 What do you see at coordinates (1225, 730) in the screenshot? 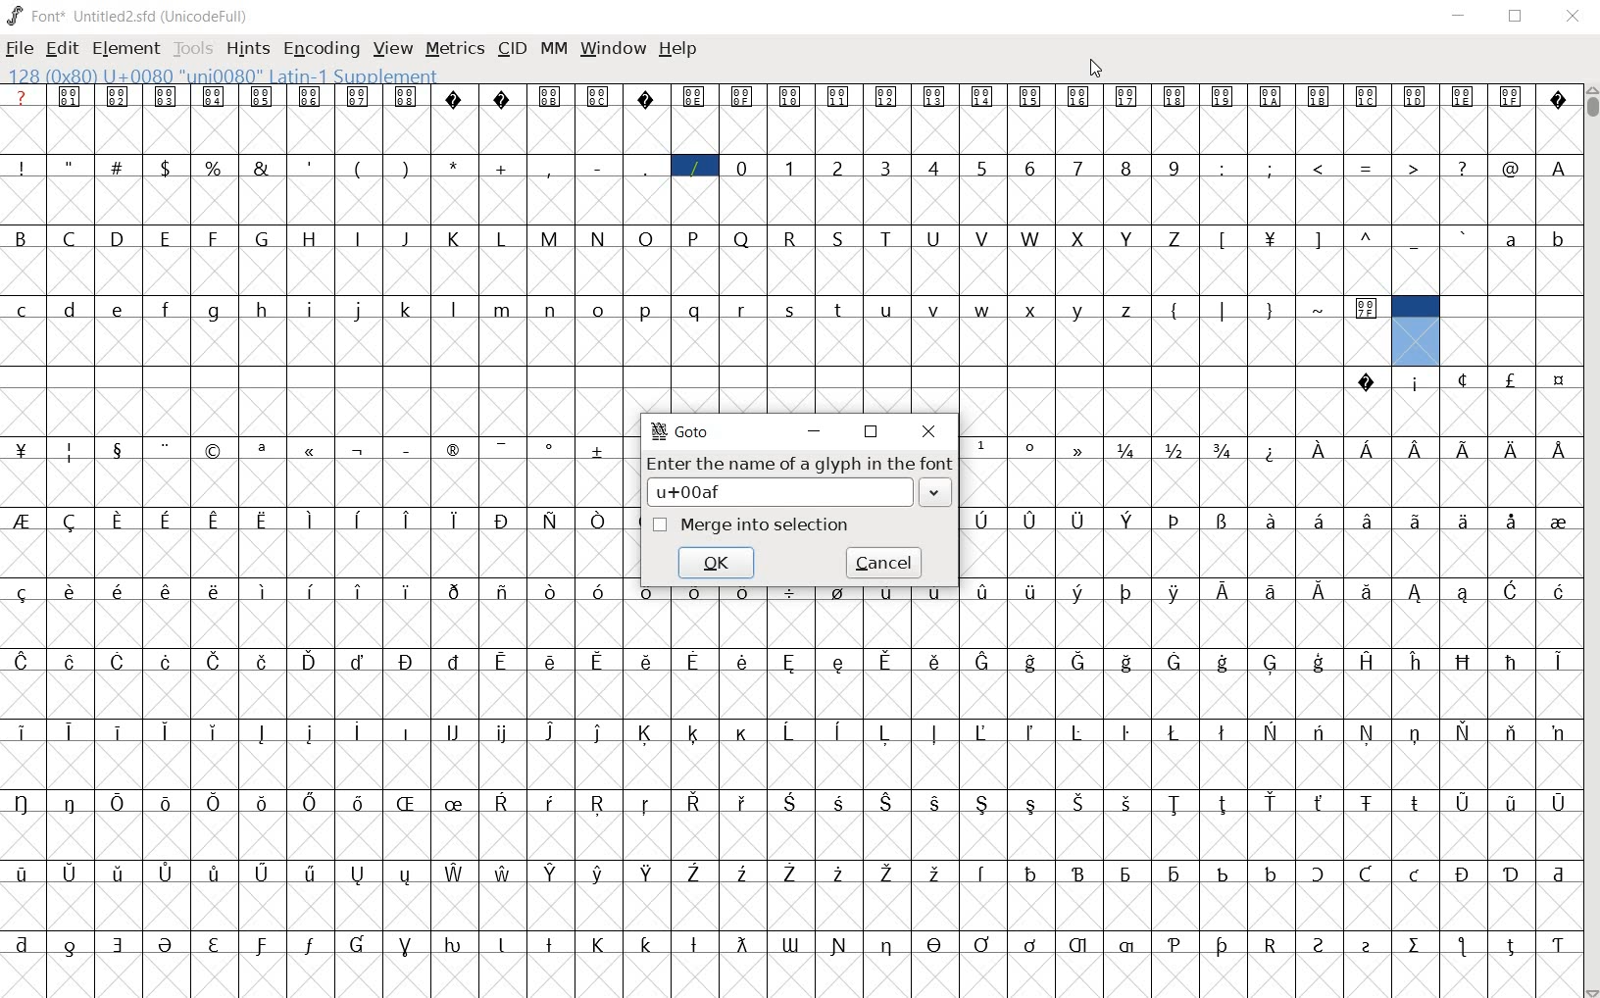
I see `Symbol` at bounding box center [1225, 730].